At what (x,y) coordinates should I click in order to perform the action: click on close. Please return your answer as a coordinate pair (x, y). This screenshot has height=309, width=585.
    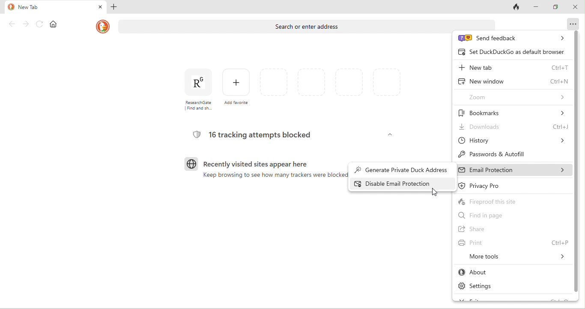
    Looking at the image, I should click on (576, 8).